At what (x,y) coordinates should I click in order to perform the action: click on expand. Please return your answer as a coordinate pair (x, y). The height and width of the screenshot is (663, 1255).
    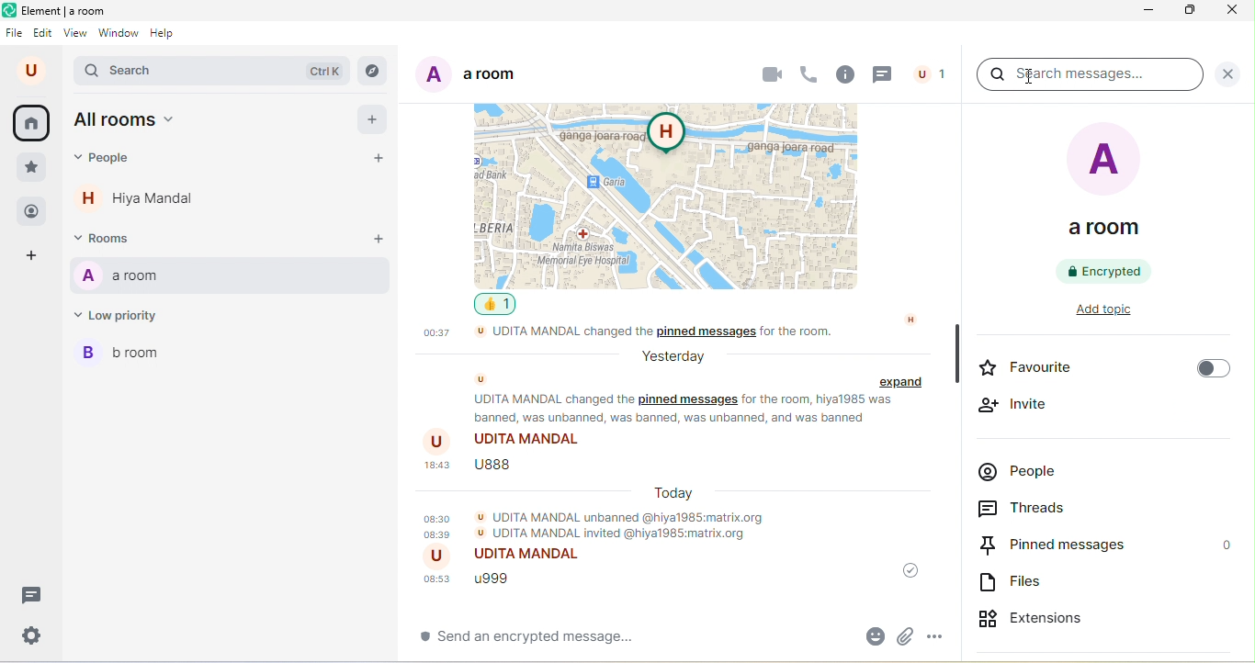
    Looking at the image, I should click on (904, 383).